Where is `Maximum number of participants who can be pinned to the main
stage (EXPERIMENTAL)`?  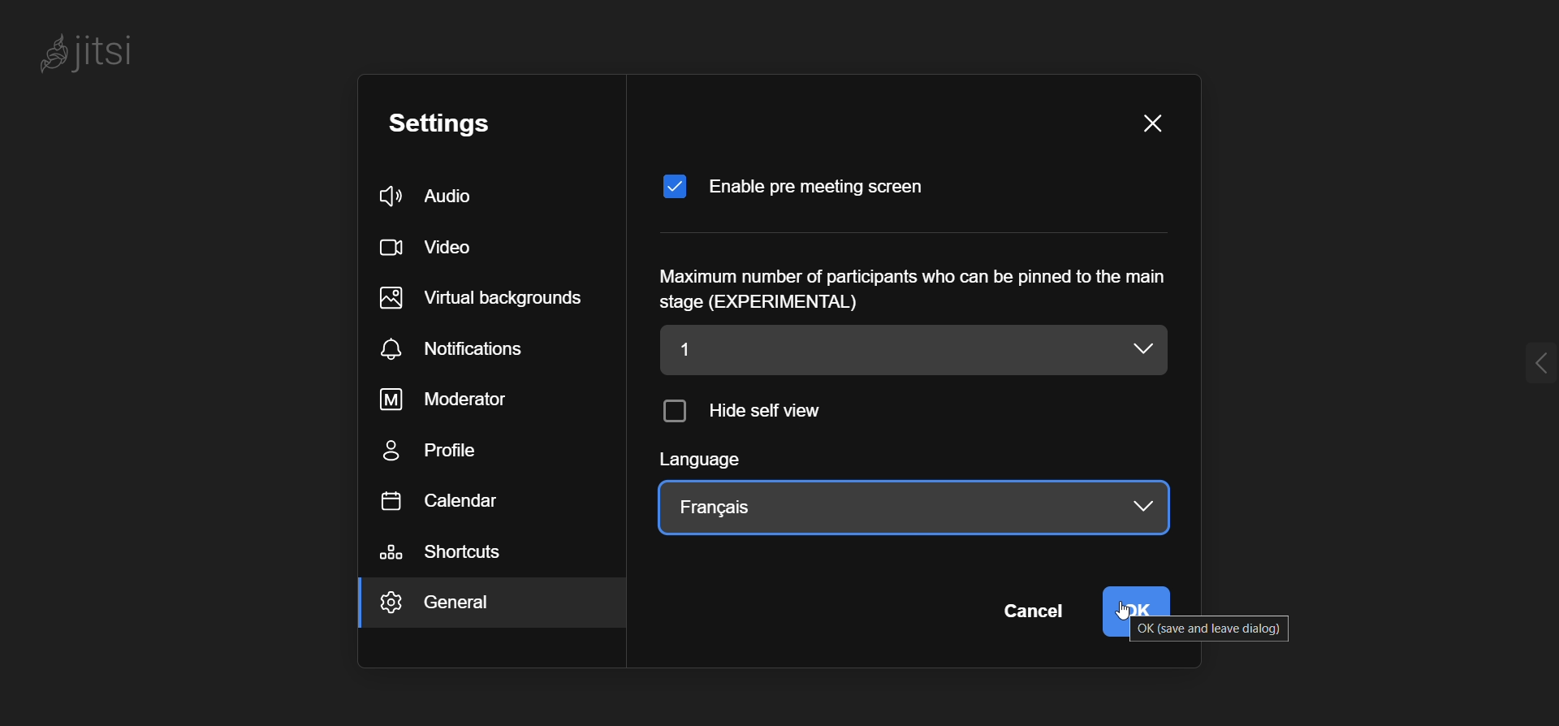
Maximum number of participants who can be pinned to the main
stage (EXPERIMENTAL) is located at coordinates (909, 288).